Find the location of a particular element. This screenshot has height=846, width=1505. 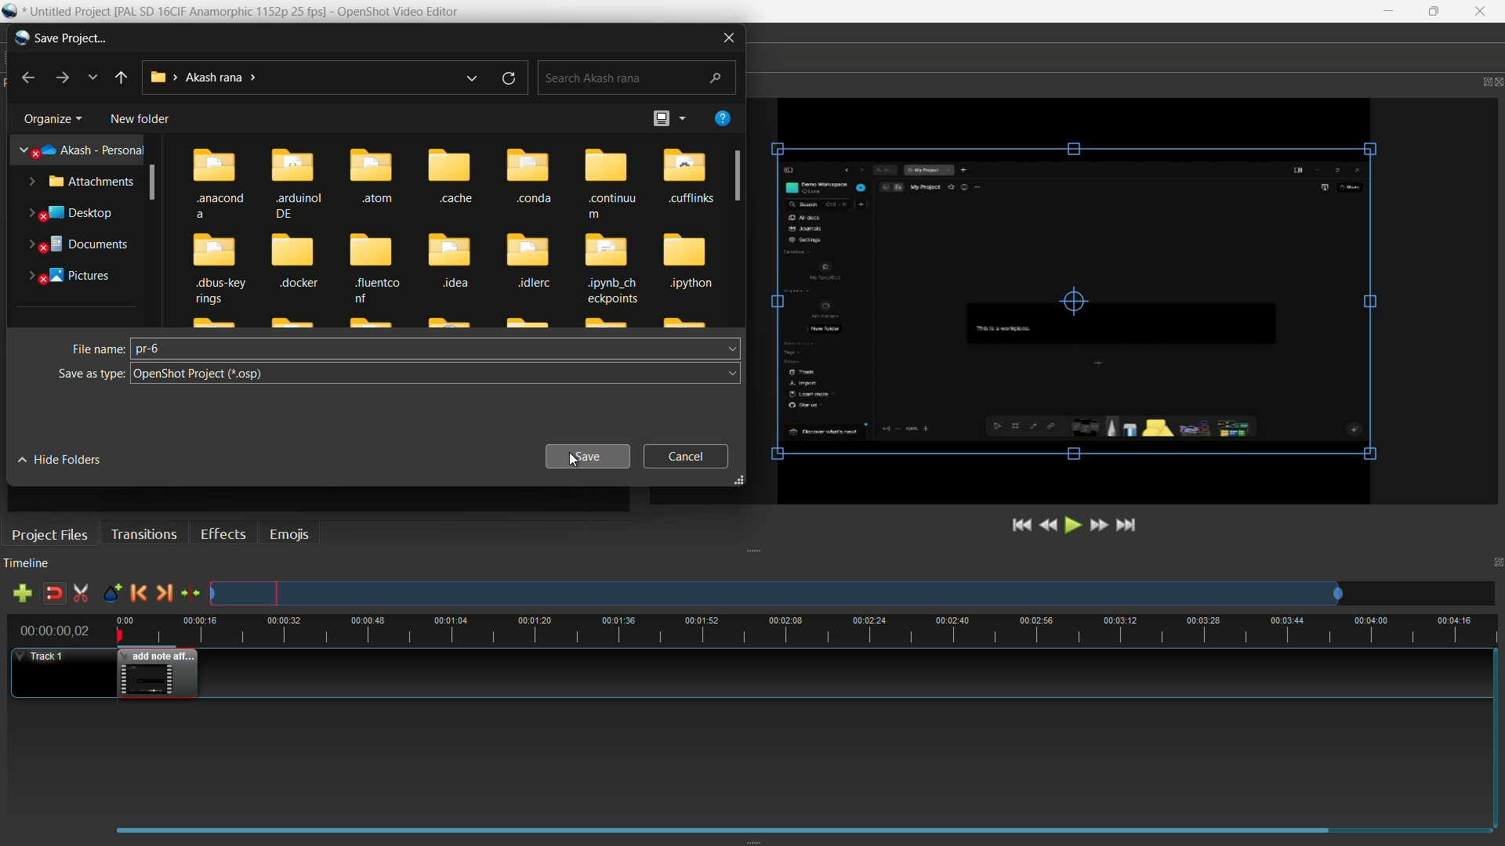

current time is located at coordinates (55, 631).